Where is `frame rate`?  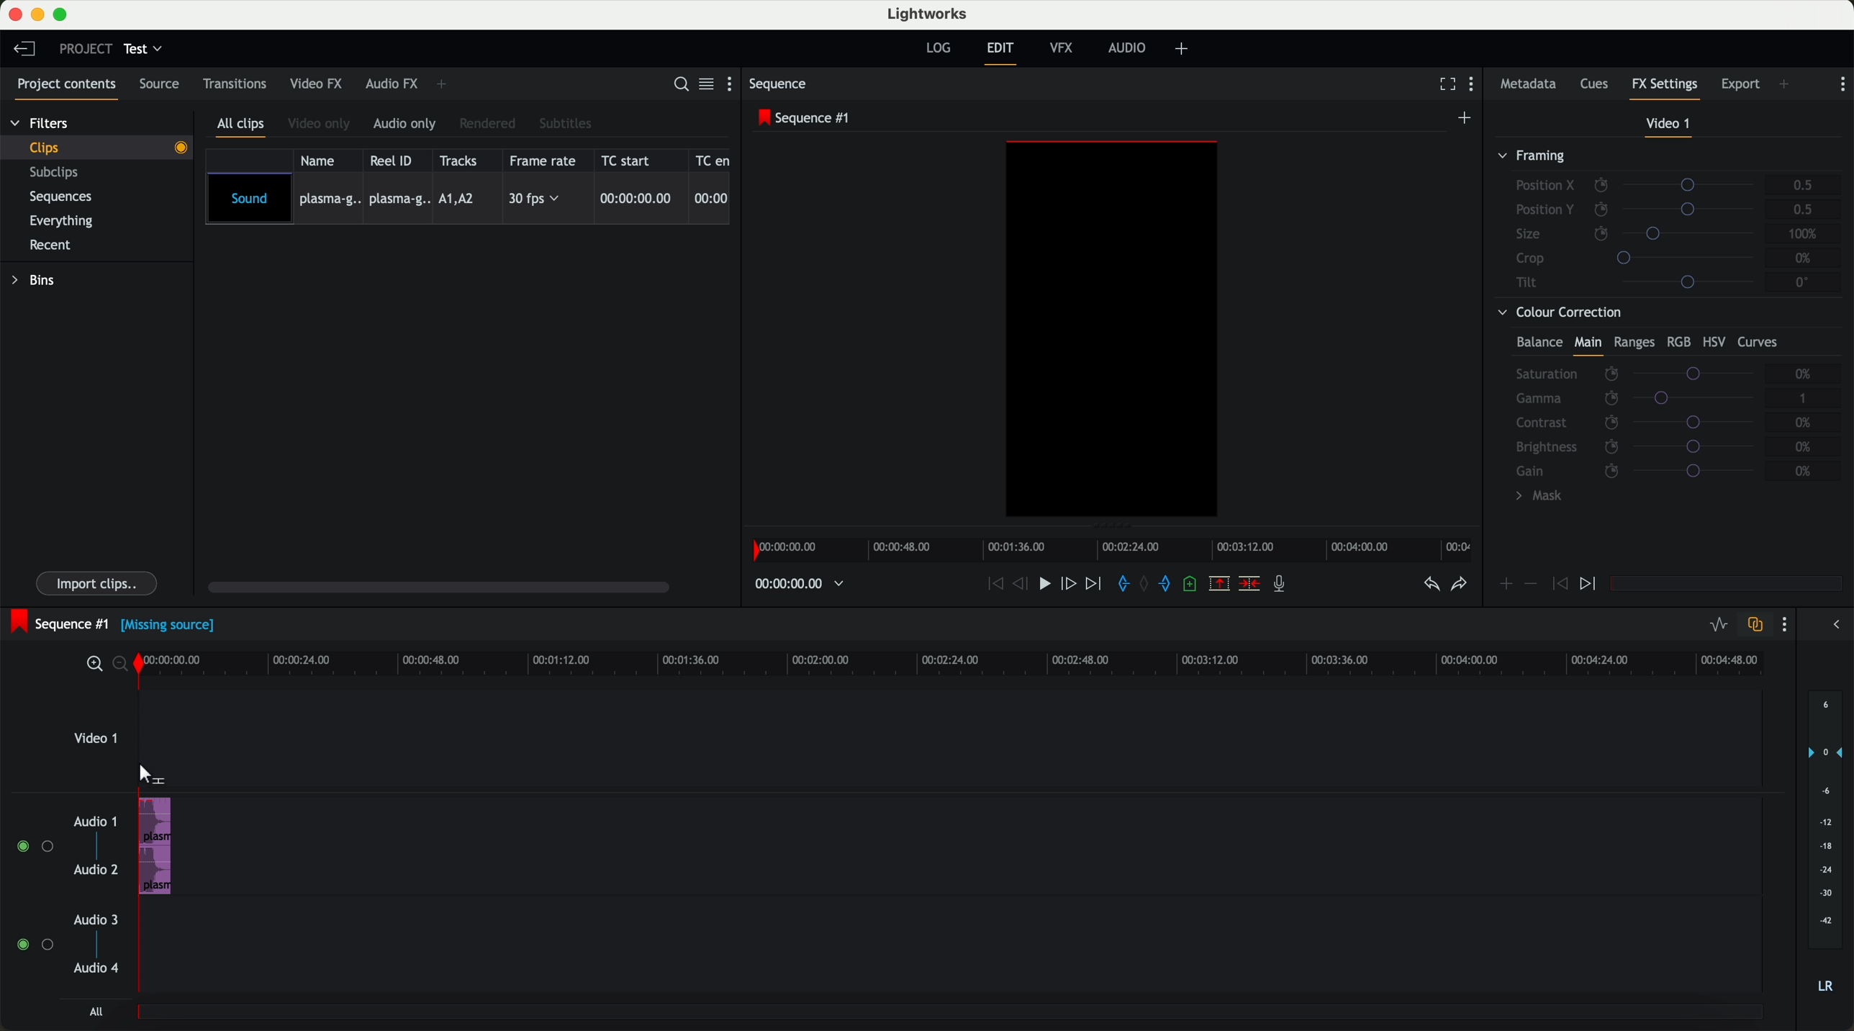 frame rate is located at coordinates (546, 161).